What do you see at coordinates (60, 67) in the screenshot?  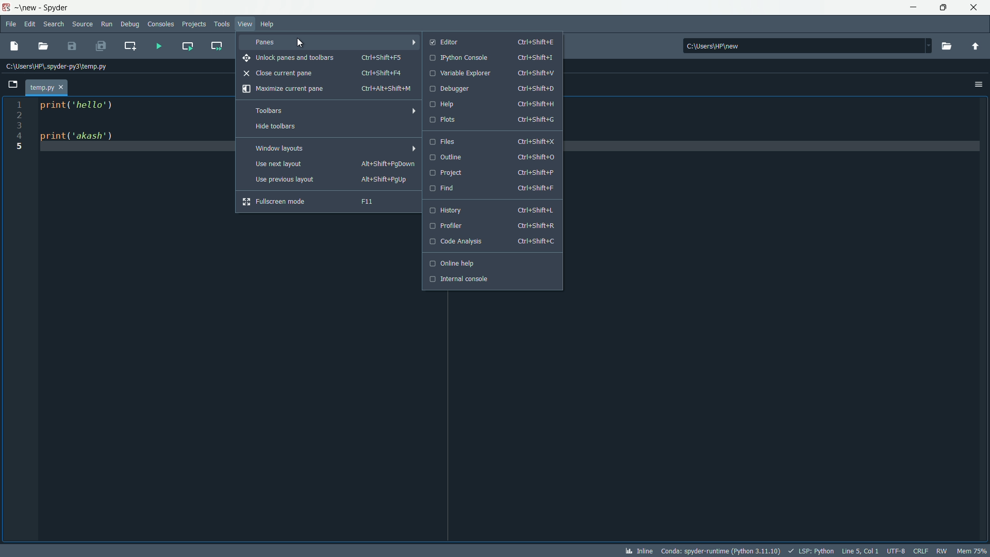 I see `Current path` at bounding box center [60, 67].